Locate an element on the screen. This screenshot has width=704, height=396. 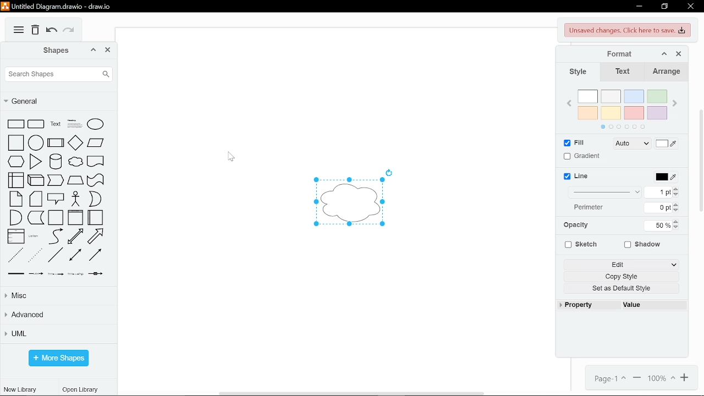
current perimeter is located at coordinates (655, 207).